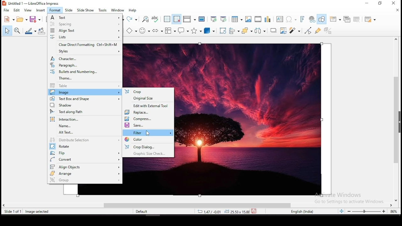 This screenshot has width=402, height=226. Describe the element at coordinates (394, 3) in the screenshot. I see `close window` at that location.